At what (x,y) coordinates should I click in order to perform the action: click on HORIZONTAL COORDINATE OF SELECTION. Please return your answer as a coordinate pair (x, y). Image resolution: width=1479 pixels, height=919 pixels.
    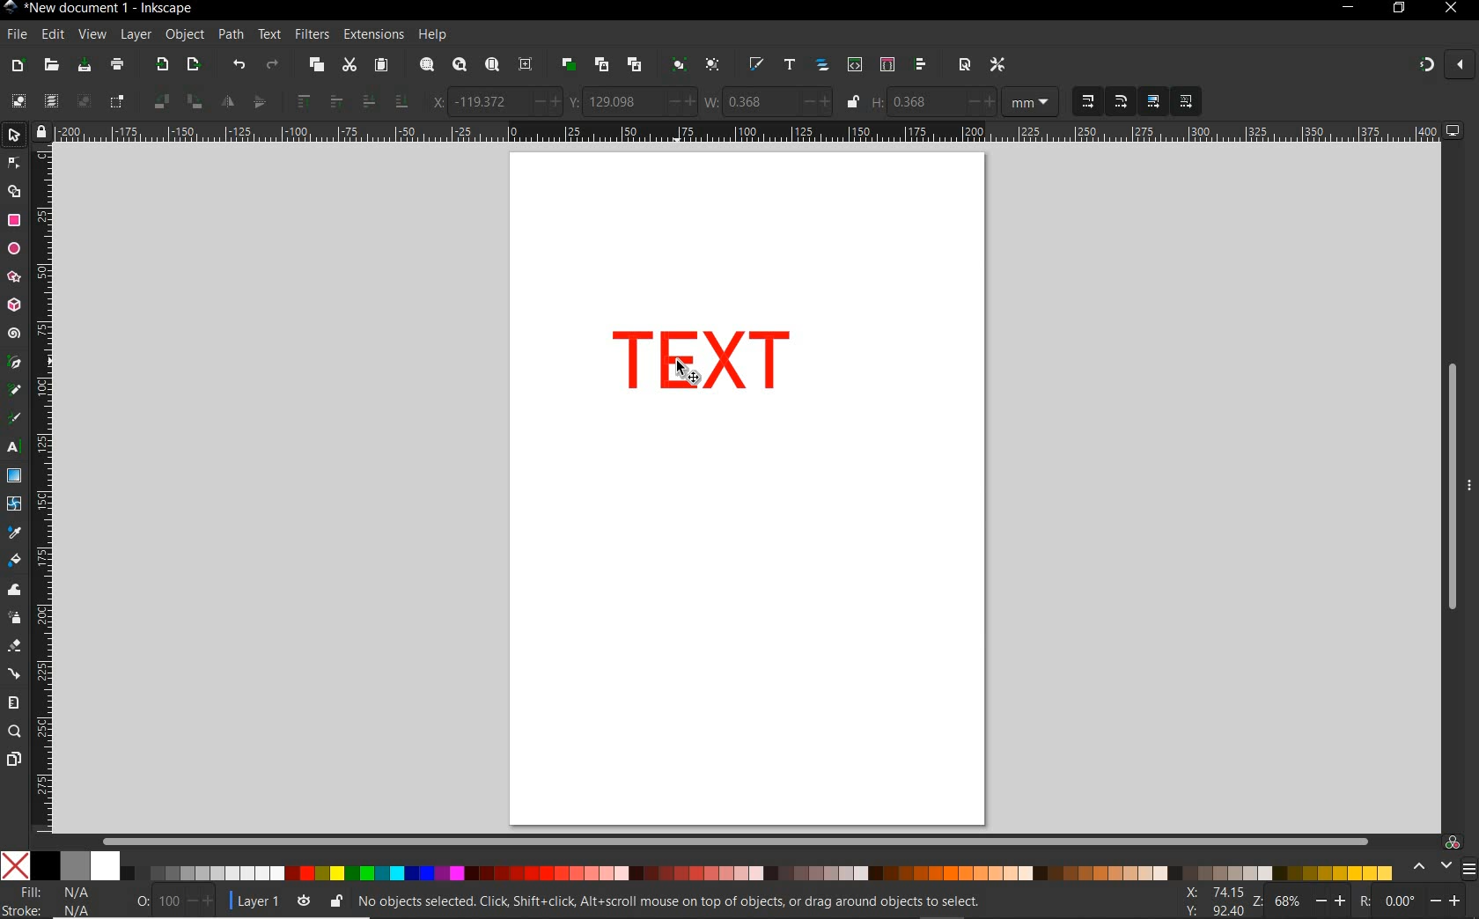
    Looking at the image, I should click on (497, 102).